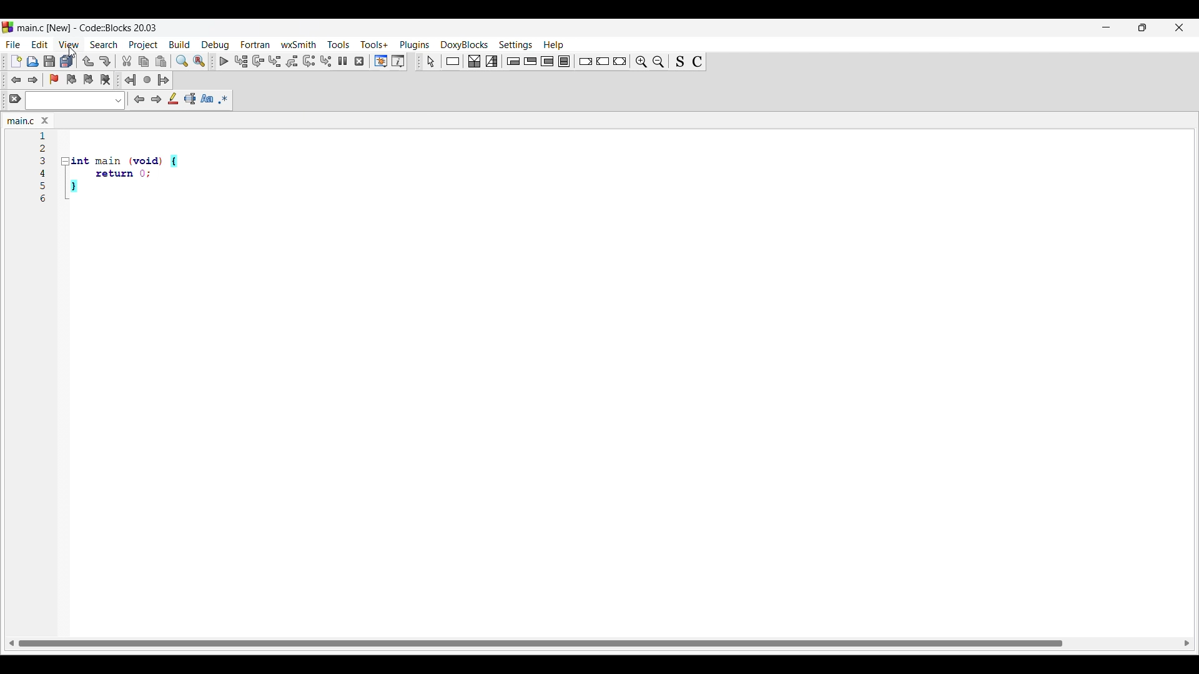  I want to click on Step into instruction, so click(326, 61).